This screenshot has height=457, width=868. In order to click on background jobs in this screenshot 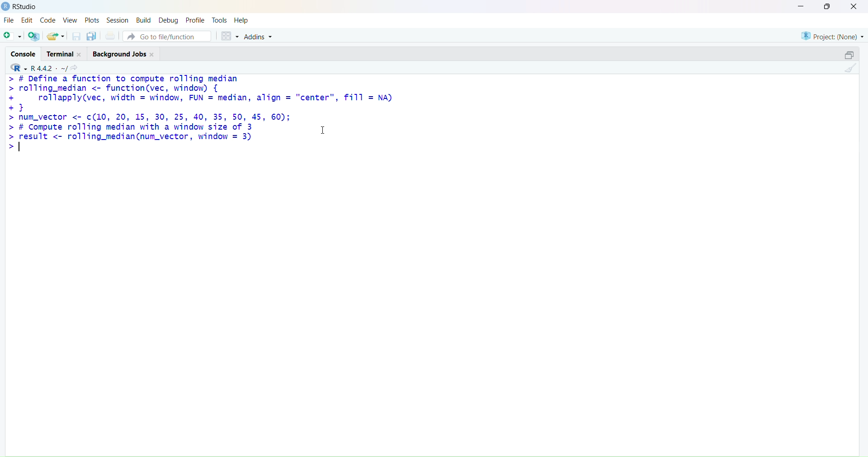, I will do `click(119, 55)`.